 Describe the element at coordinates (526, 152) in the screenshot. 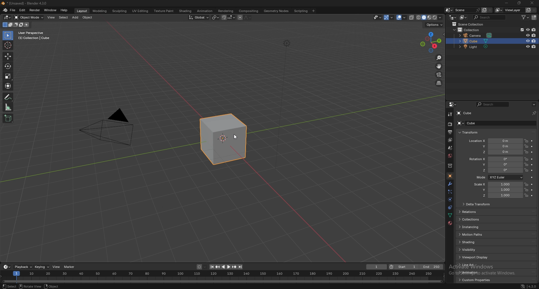

I see `lock location` at that location.